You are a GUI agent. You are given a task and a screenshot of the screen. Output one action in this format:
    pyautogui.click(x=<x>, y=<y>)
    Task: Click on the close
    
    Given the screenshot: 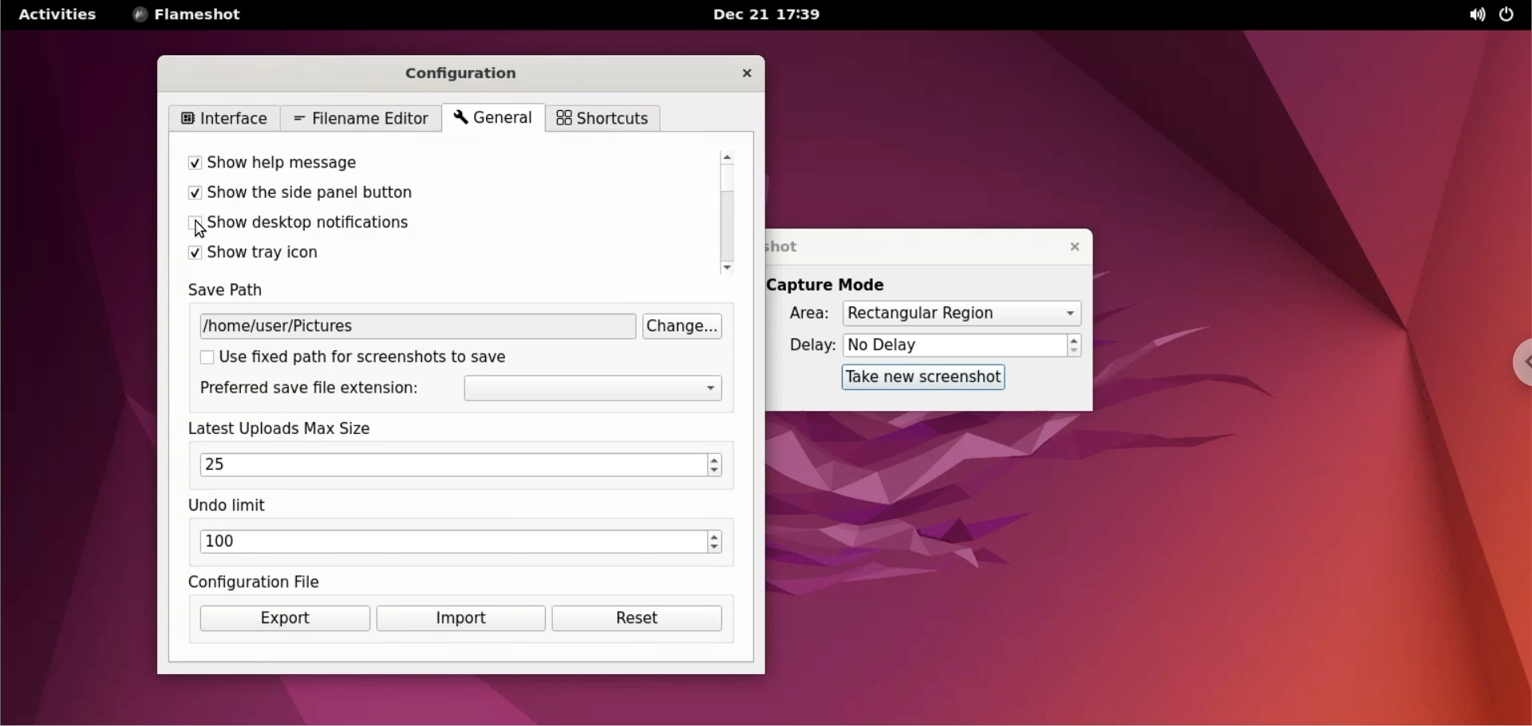 What is the action you would take?
    pyautogui.click(x=1066, y=245)
    